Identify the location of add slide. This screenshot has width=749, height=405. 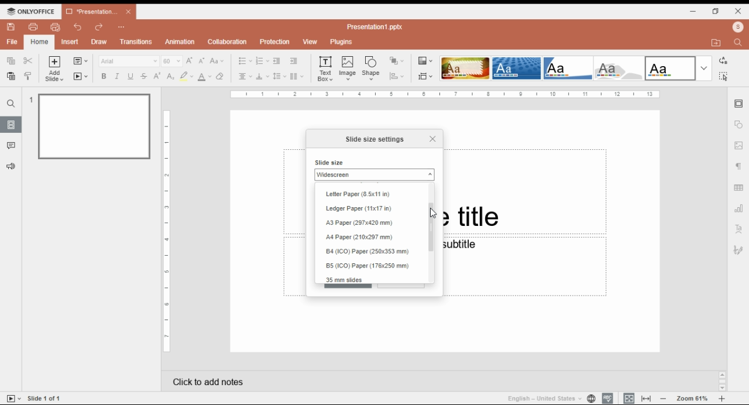
(56, 69).